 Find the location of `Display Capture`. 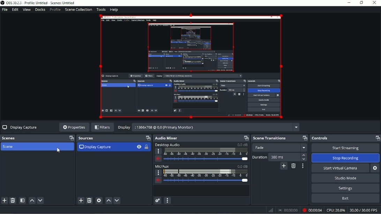

Display Capture is located at coordinates (20, 127).